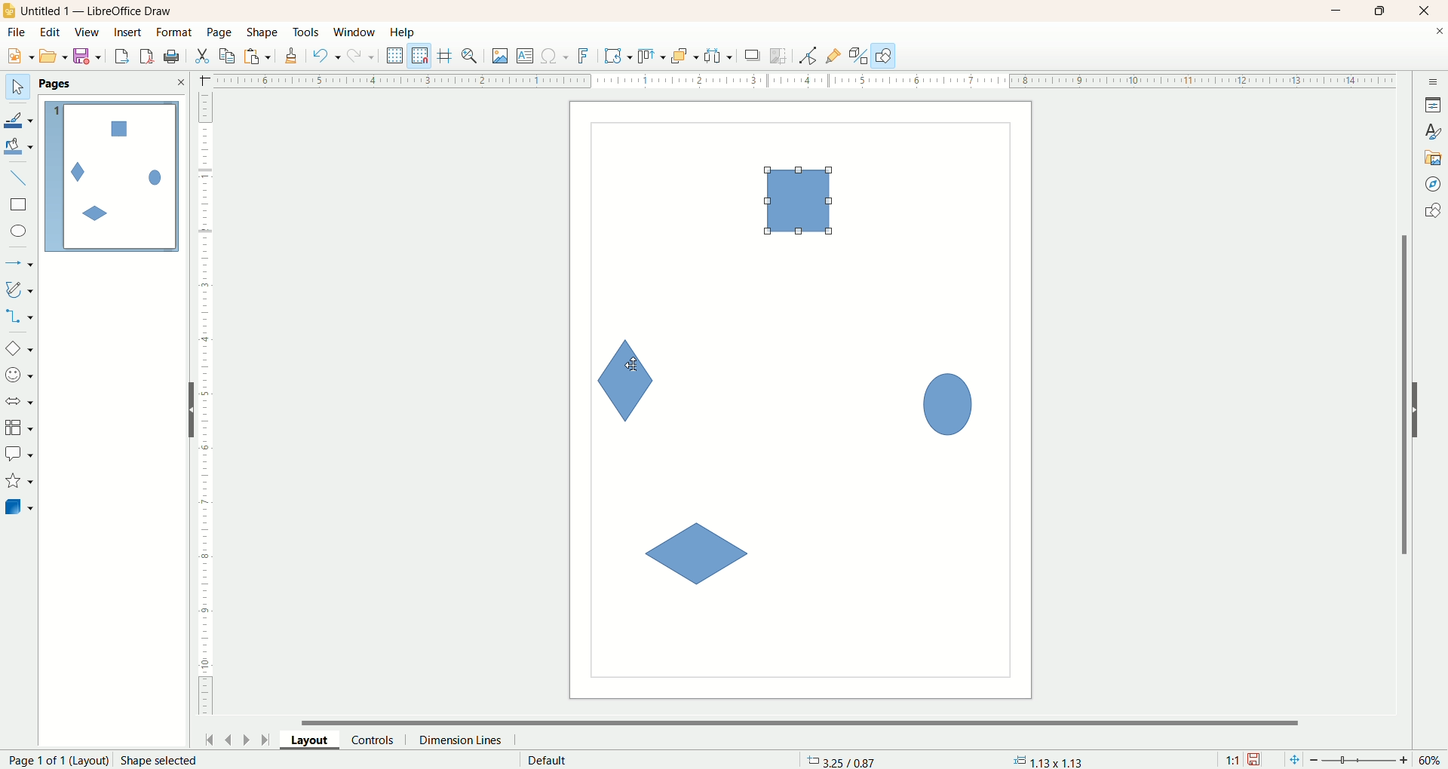 This screenshot has width=1448, height=769. Describe the element at coordinates (1428, 11) in the screenshot. I see `close` at that location.